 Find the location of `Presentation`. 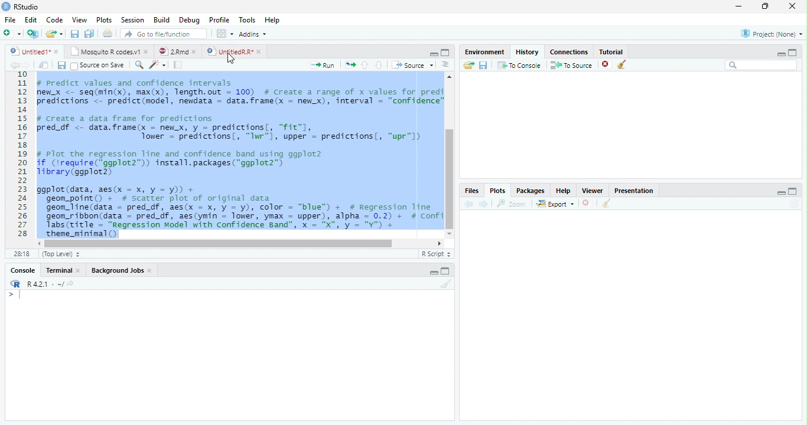

Presentation is located at coordinates (633, 191).